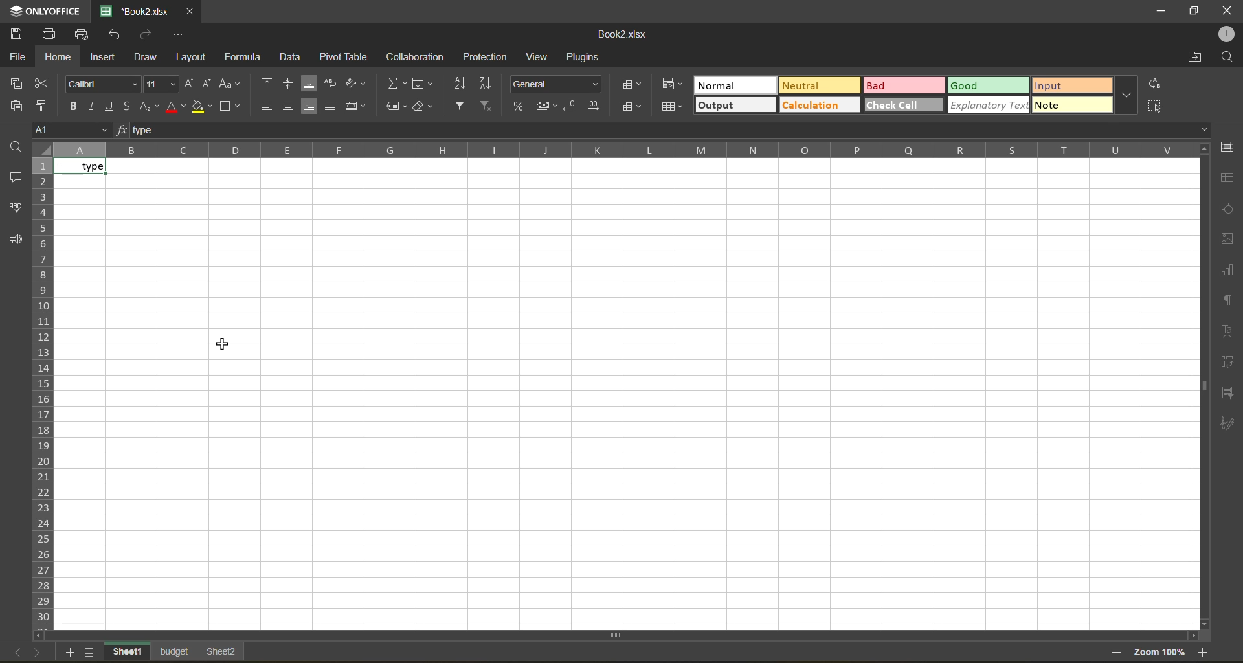  Describe the element at coordinates (19, 84) in the screenshot. I see `copy` at that location.